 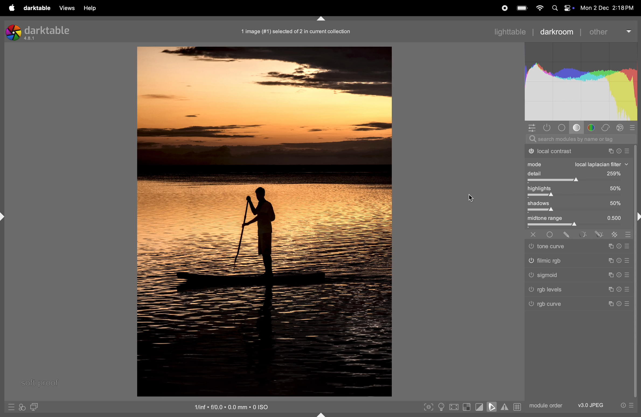 I want to click on sign, so click(x=584, y=235).